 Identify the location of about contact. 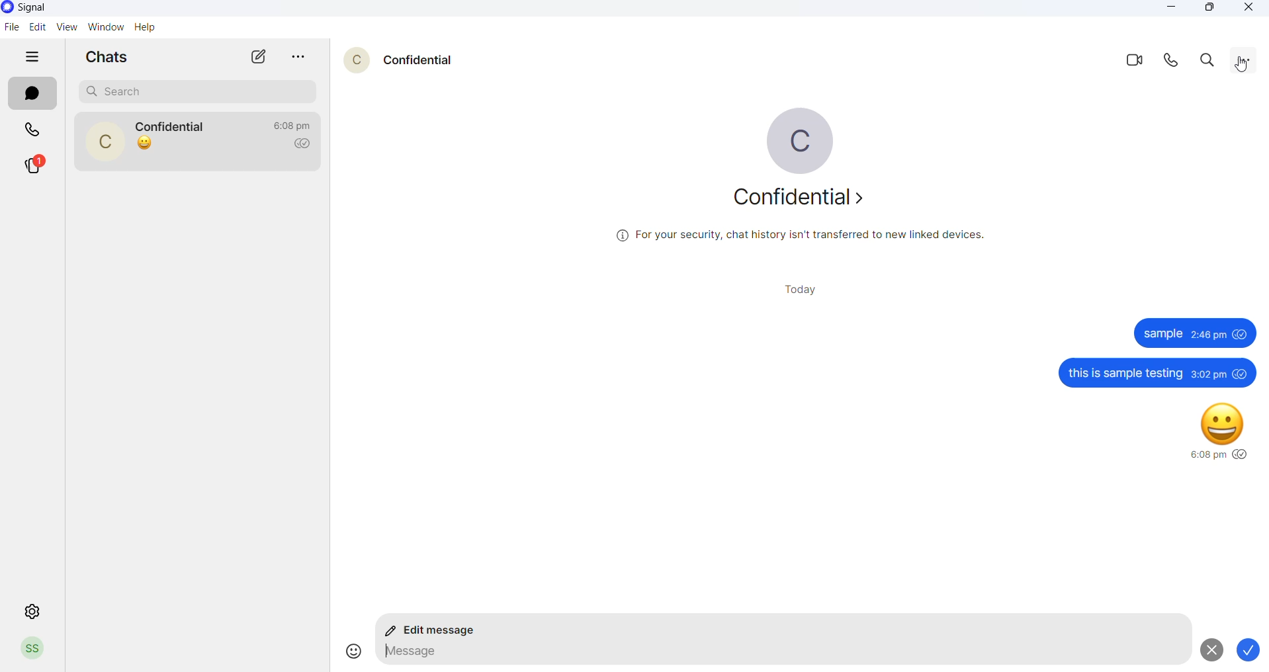
(793, 198).